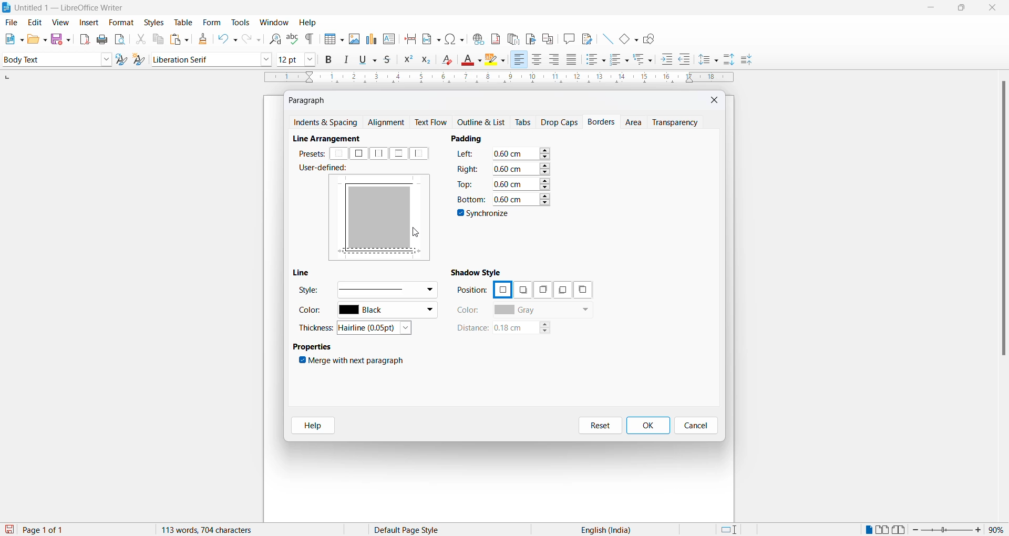 The image size is (1009, 536). I want to click on insert bookmarks, so click(530, 37).